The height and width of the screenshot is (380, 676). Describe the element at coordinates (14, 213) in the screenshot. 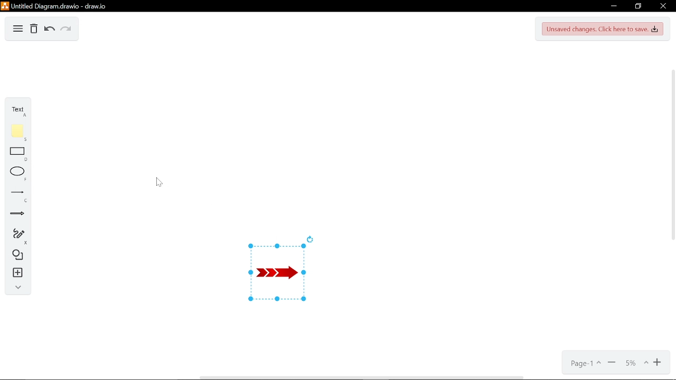

I see `Arrow` at that location.